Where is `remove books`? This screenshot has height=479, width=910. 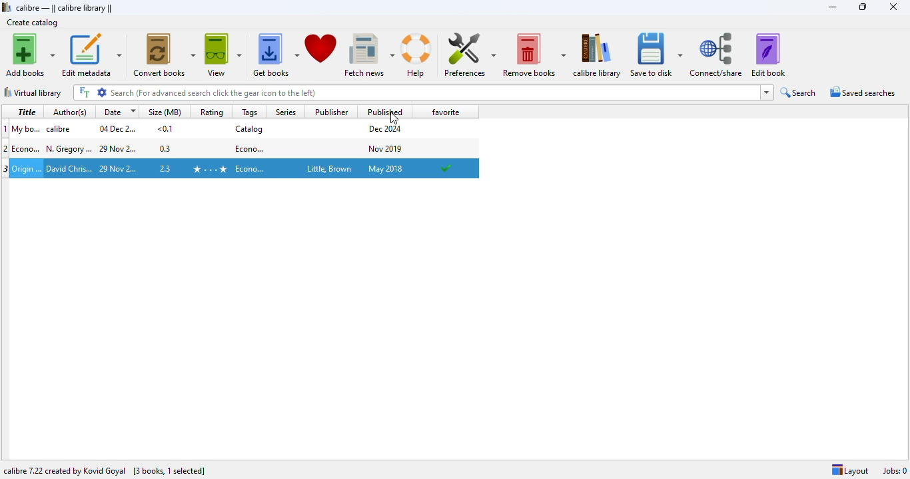 remove books is located at coordinates (534, 55).